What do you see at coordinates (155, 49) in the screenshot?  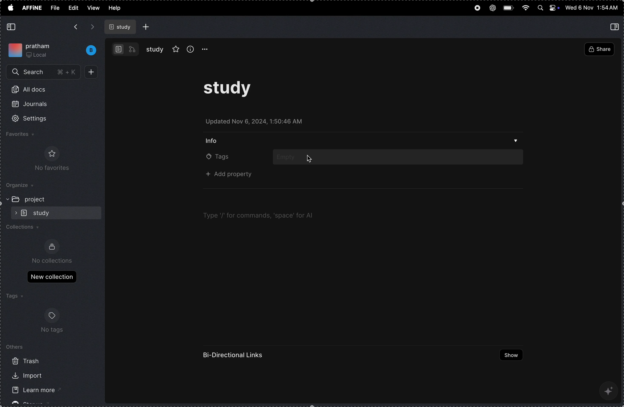 I see `study` at bounding box center [155, 49].